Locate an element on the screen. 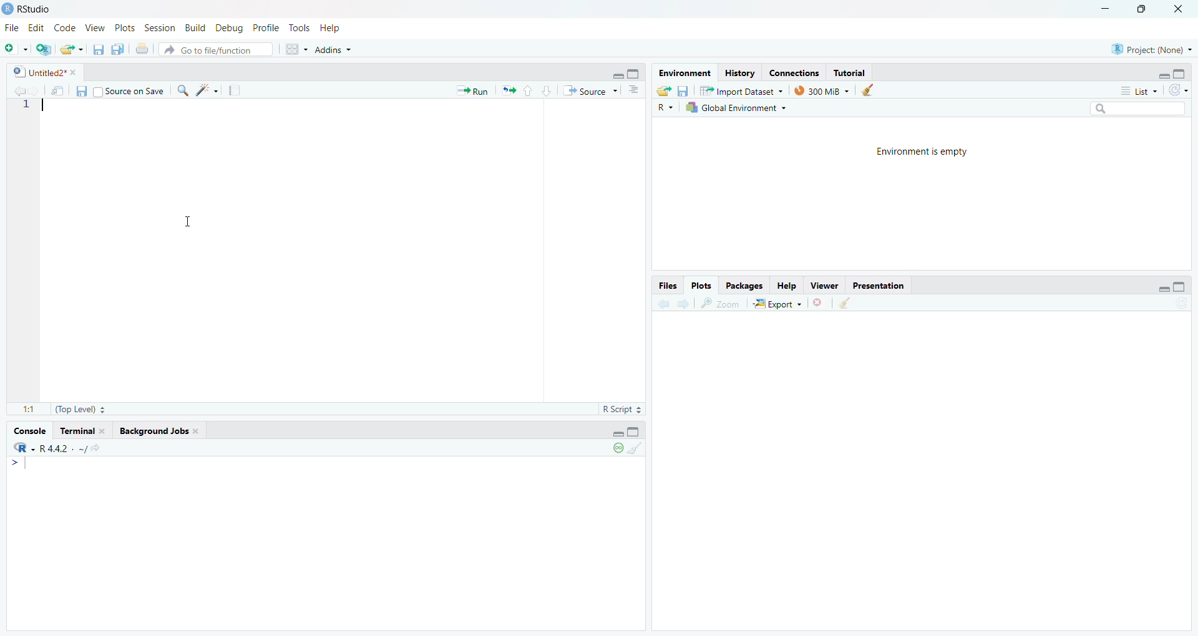 The image size is (1198, 636). Environment is empty is located at coordinates (918, 152).